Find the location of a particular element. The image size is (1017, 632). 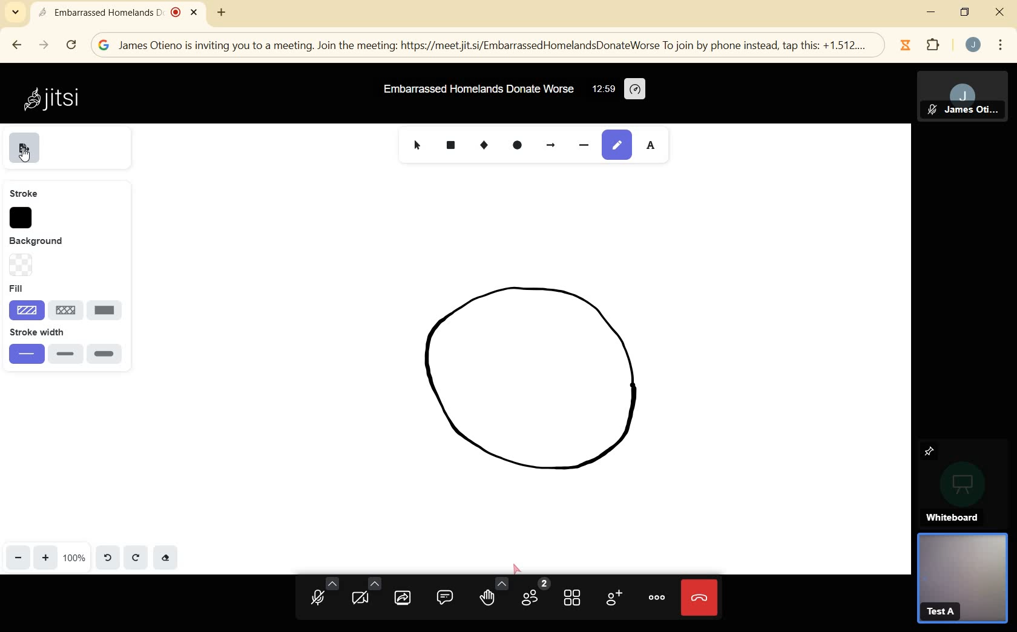

diamond is located at coordinates (483, 146).